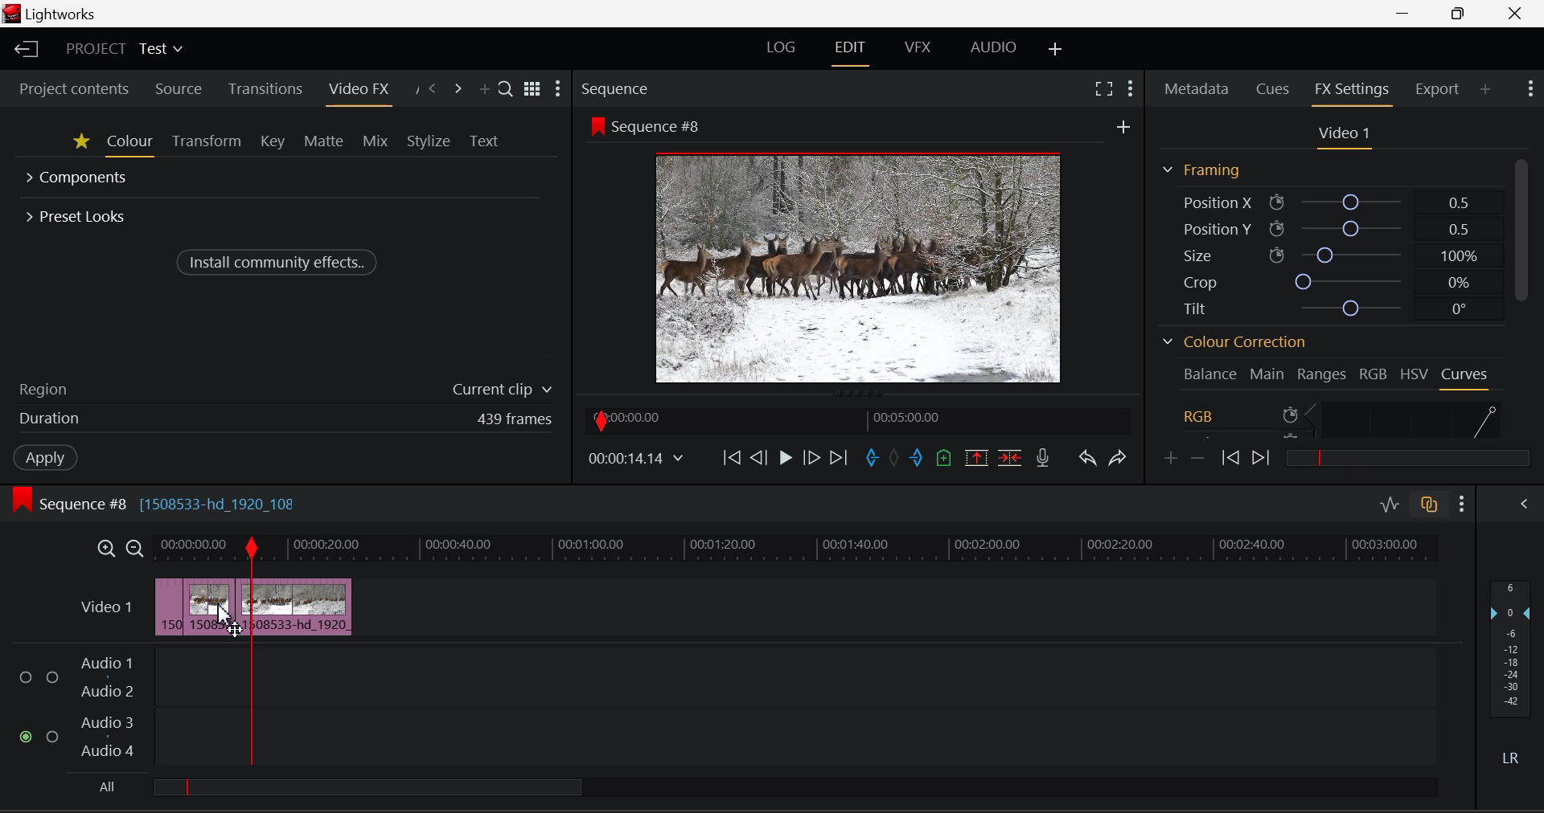 This screenshot has width=1544, height=813. I want to click on Timeline Zoom In, so click(105, 550).